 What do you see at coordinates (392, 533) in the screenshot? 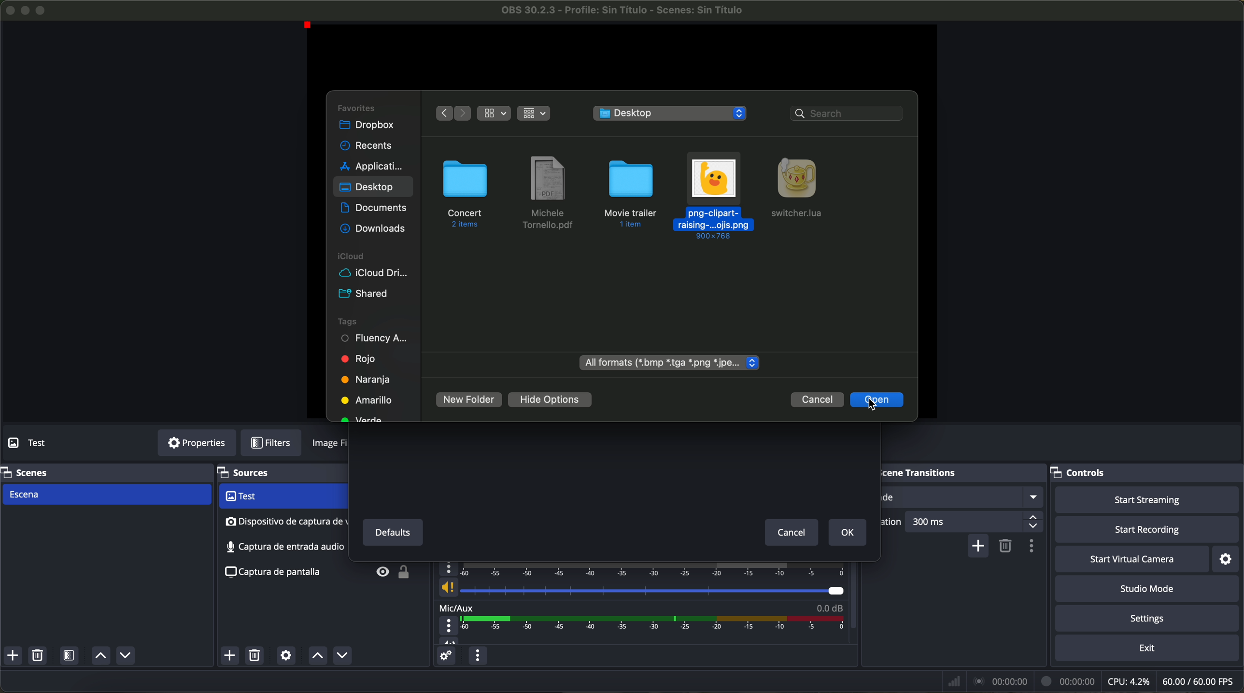
I see `defaults` at bounding box center [392, 533].